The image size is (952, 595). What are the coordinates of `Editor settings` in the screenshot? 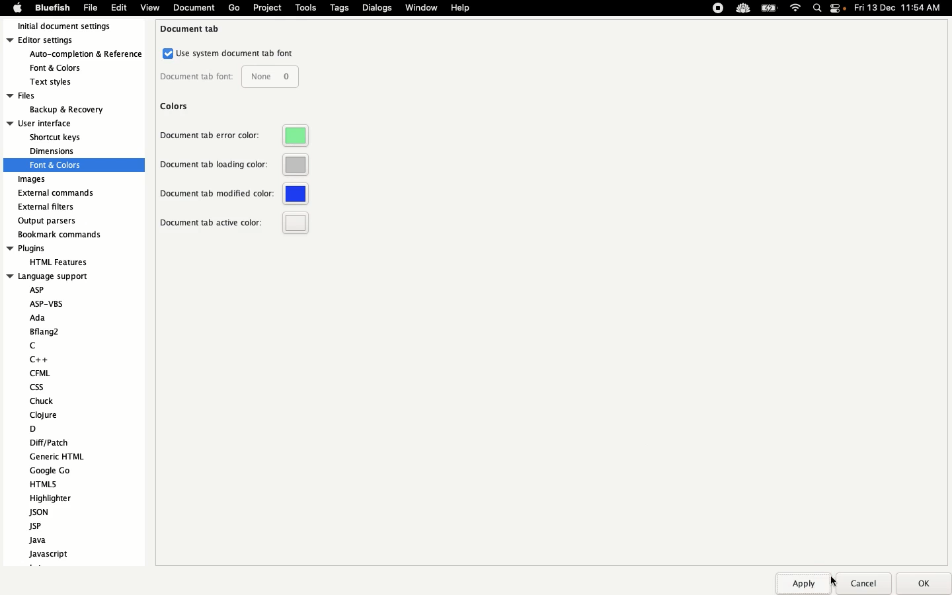 It's located at (71, 41).